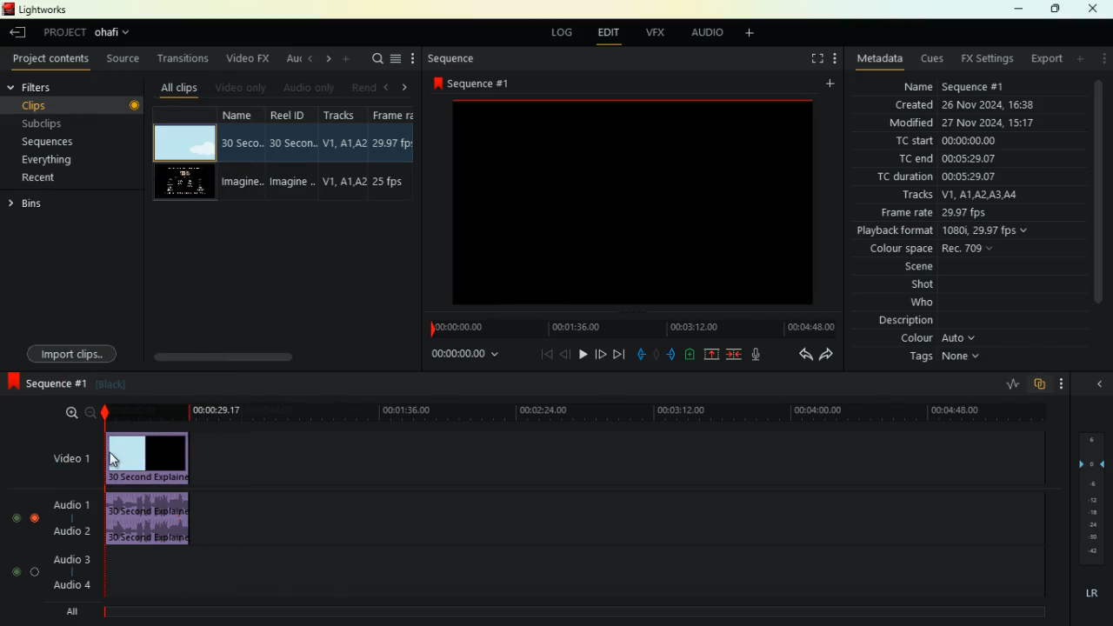 The image size is (1113, 626). I want to click on add, so click(756, 35).